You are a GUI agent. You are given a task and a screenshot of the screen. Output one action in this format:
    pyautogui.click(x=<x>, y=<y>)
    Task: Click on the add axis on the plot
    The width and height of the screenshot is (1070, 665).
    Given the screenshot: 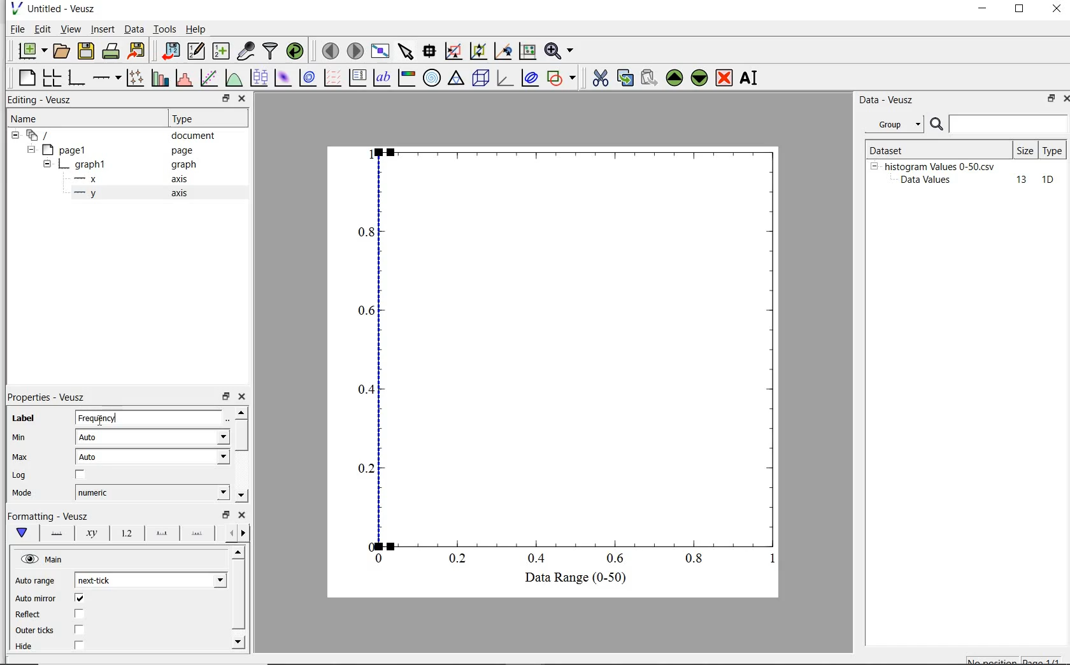 What is the action you would take?
    pyautogui.click(x=106, y=76)
    